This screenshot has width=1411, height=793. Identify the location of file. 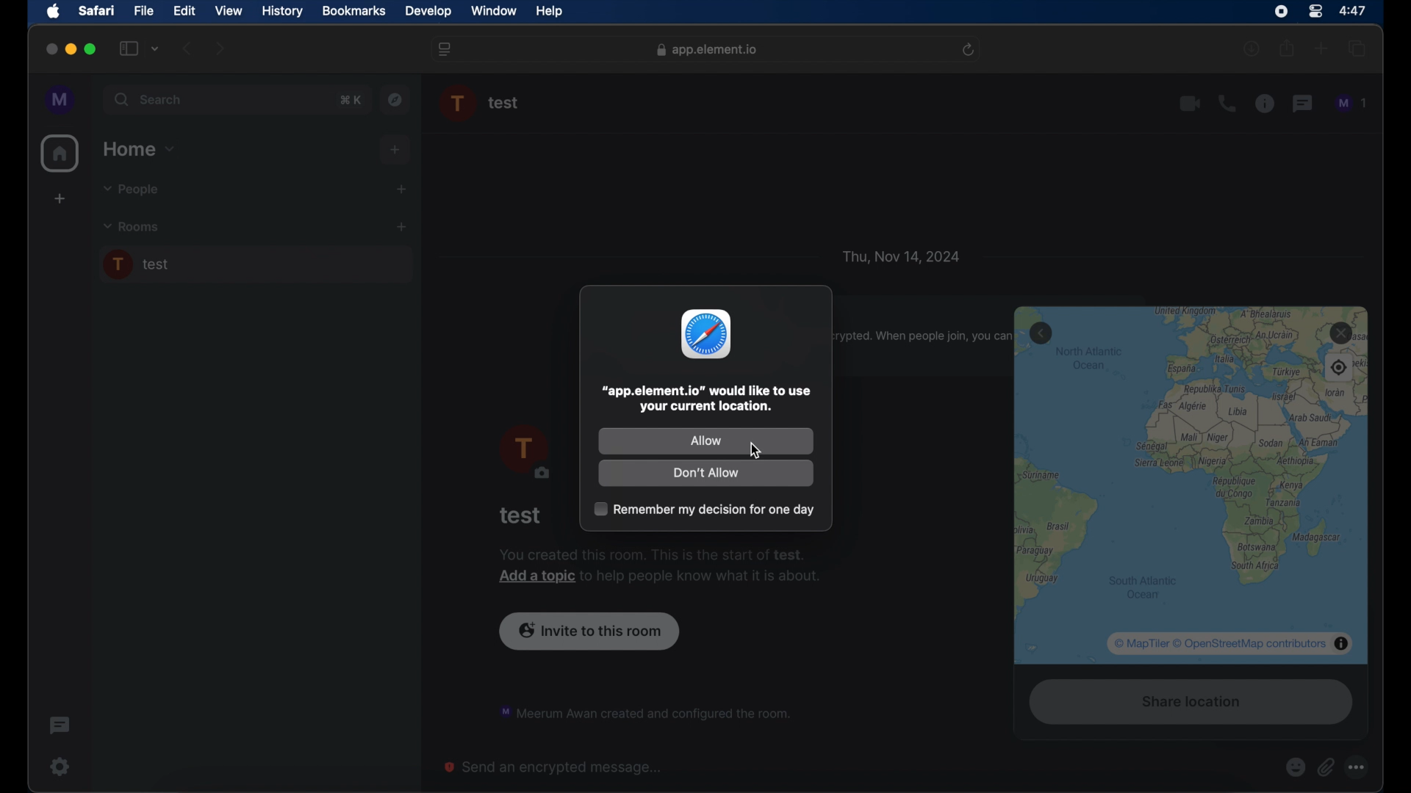
(145, 10).